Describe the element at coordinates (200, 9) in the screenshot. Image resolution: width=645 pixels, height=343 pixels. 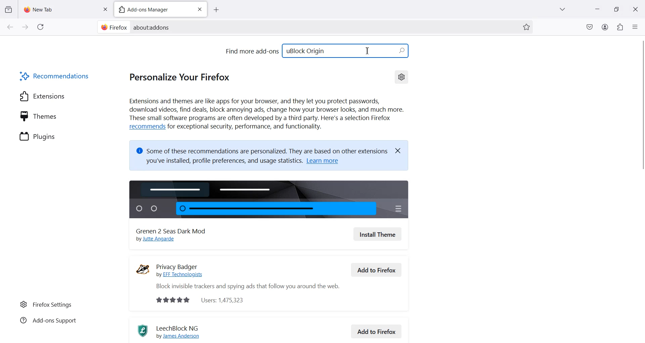
I see `Close tab` at that location.